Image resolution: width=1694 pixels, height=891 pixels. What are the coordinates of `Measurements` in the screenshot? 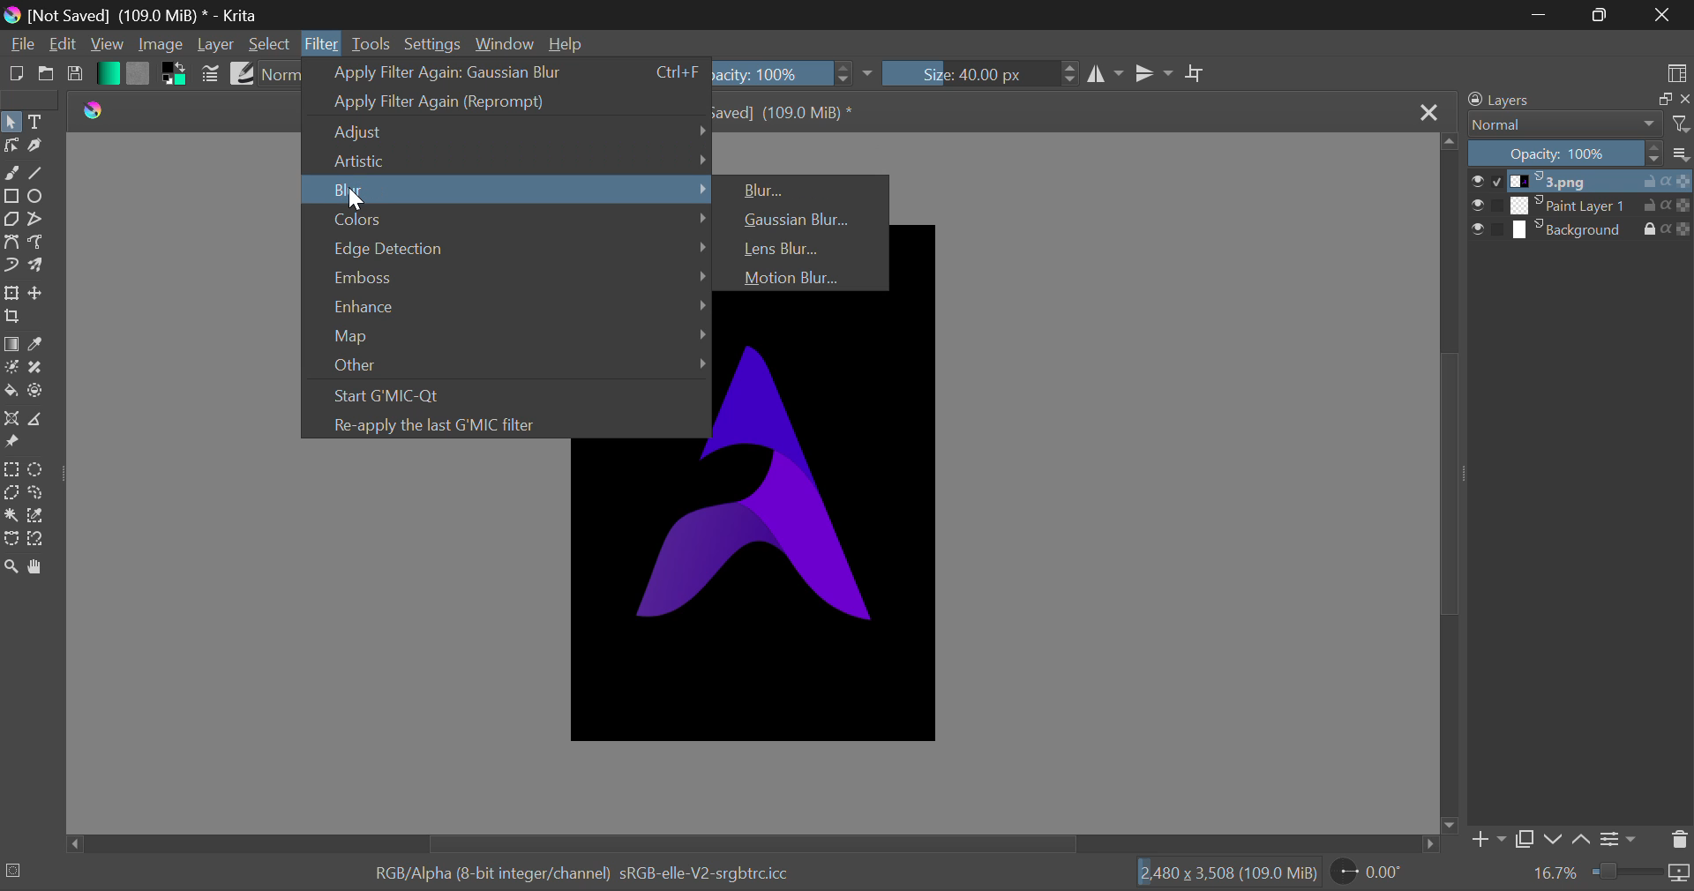 It's located at (41, 419).